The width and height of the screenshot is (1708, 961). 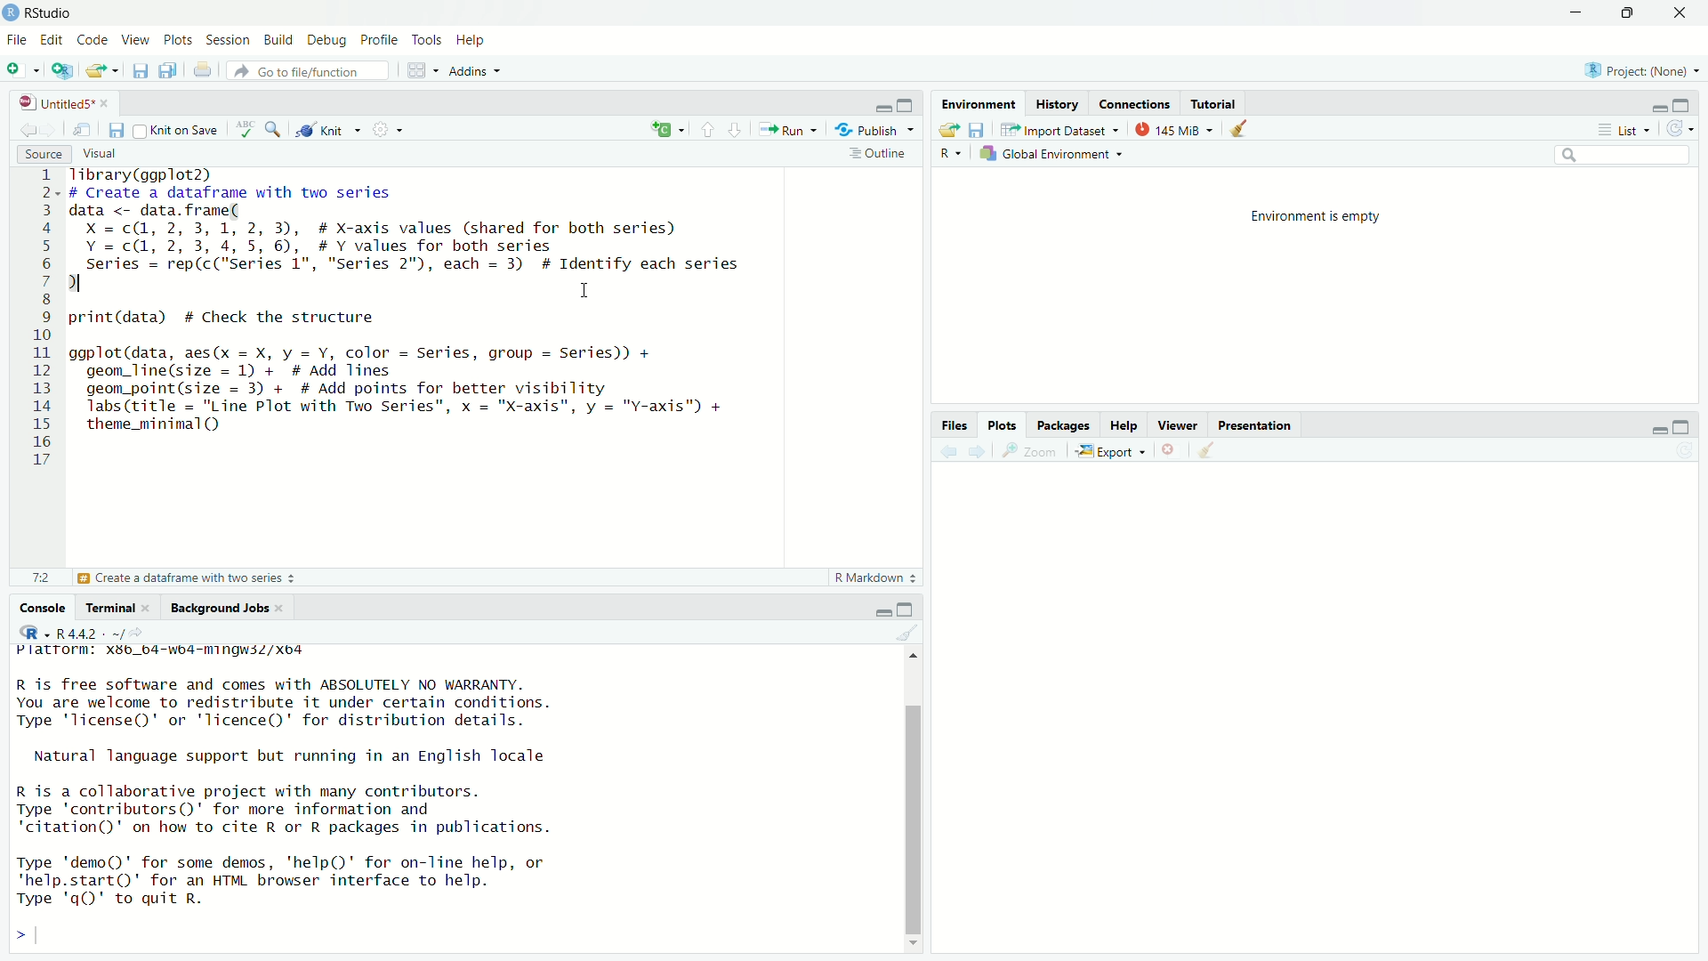 What do you see at coordinates (914, 805) in the screenshot?
I see `Scrollbar ` at bounding box center [914, 805].